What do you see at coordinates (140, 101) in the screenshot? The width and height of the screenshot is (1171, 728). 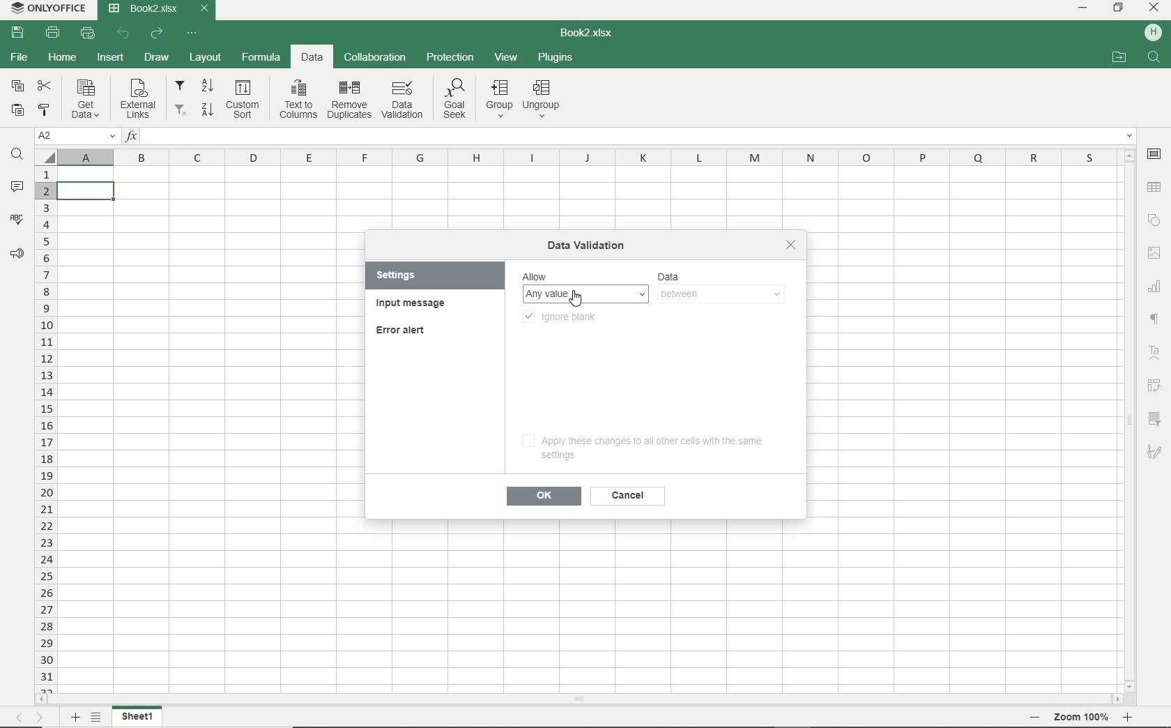 I see `external links` at bounding box center [140, 101].